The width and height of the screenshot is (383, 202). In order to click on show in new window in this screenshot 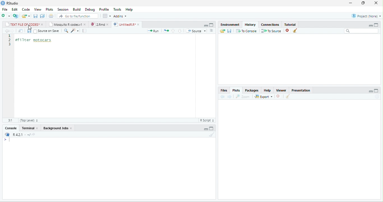, I will do `click(21, 31)`.